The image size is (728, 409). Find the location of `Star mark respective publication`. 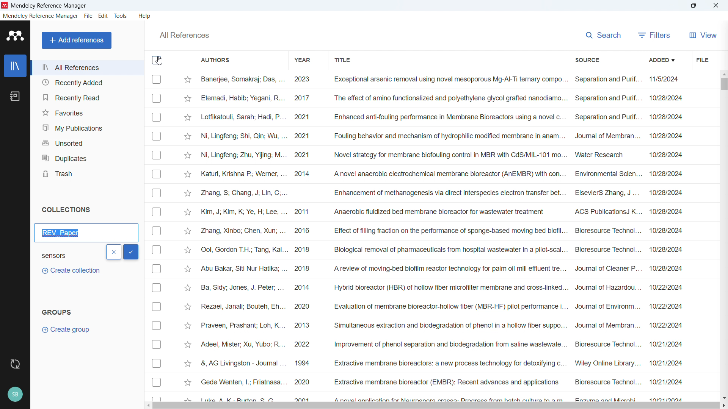

Star mark respective publication is located at coordinates (188, 137).